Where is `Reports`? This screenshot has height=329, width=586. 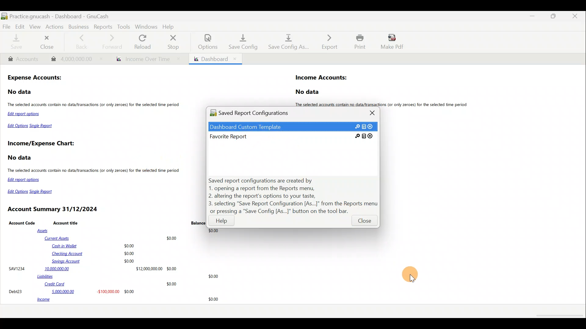
Reports is located at coordinates (102, 26).